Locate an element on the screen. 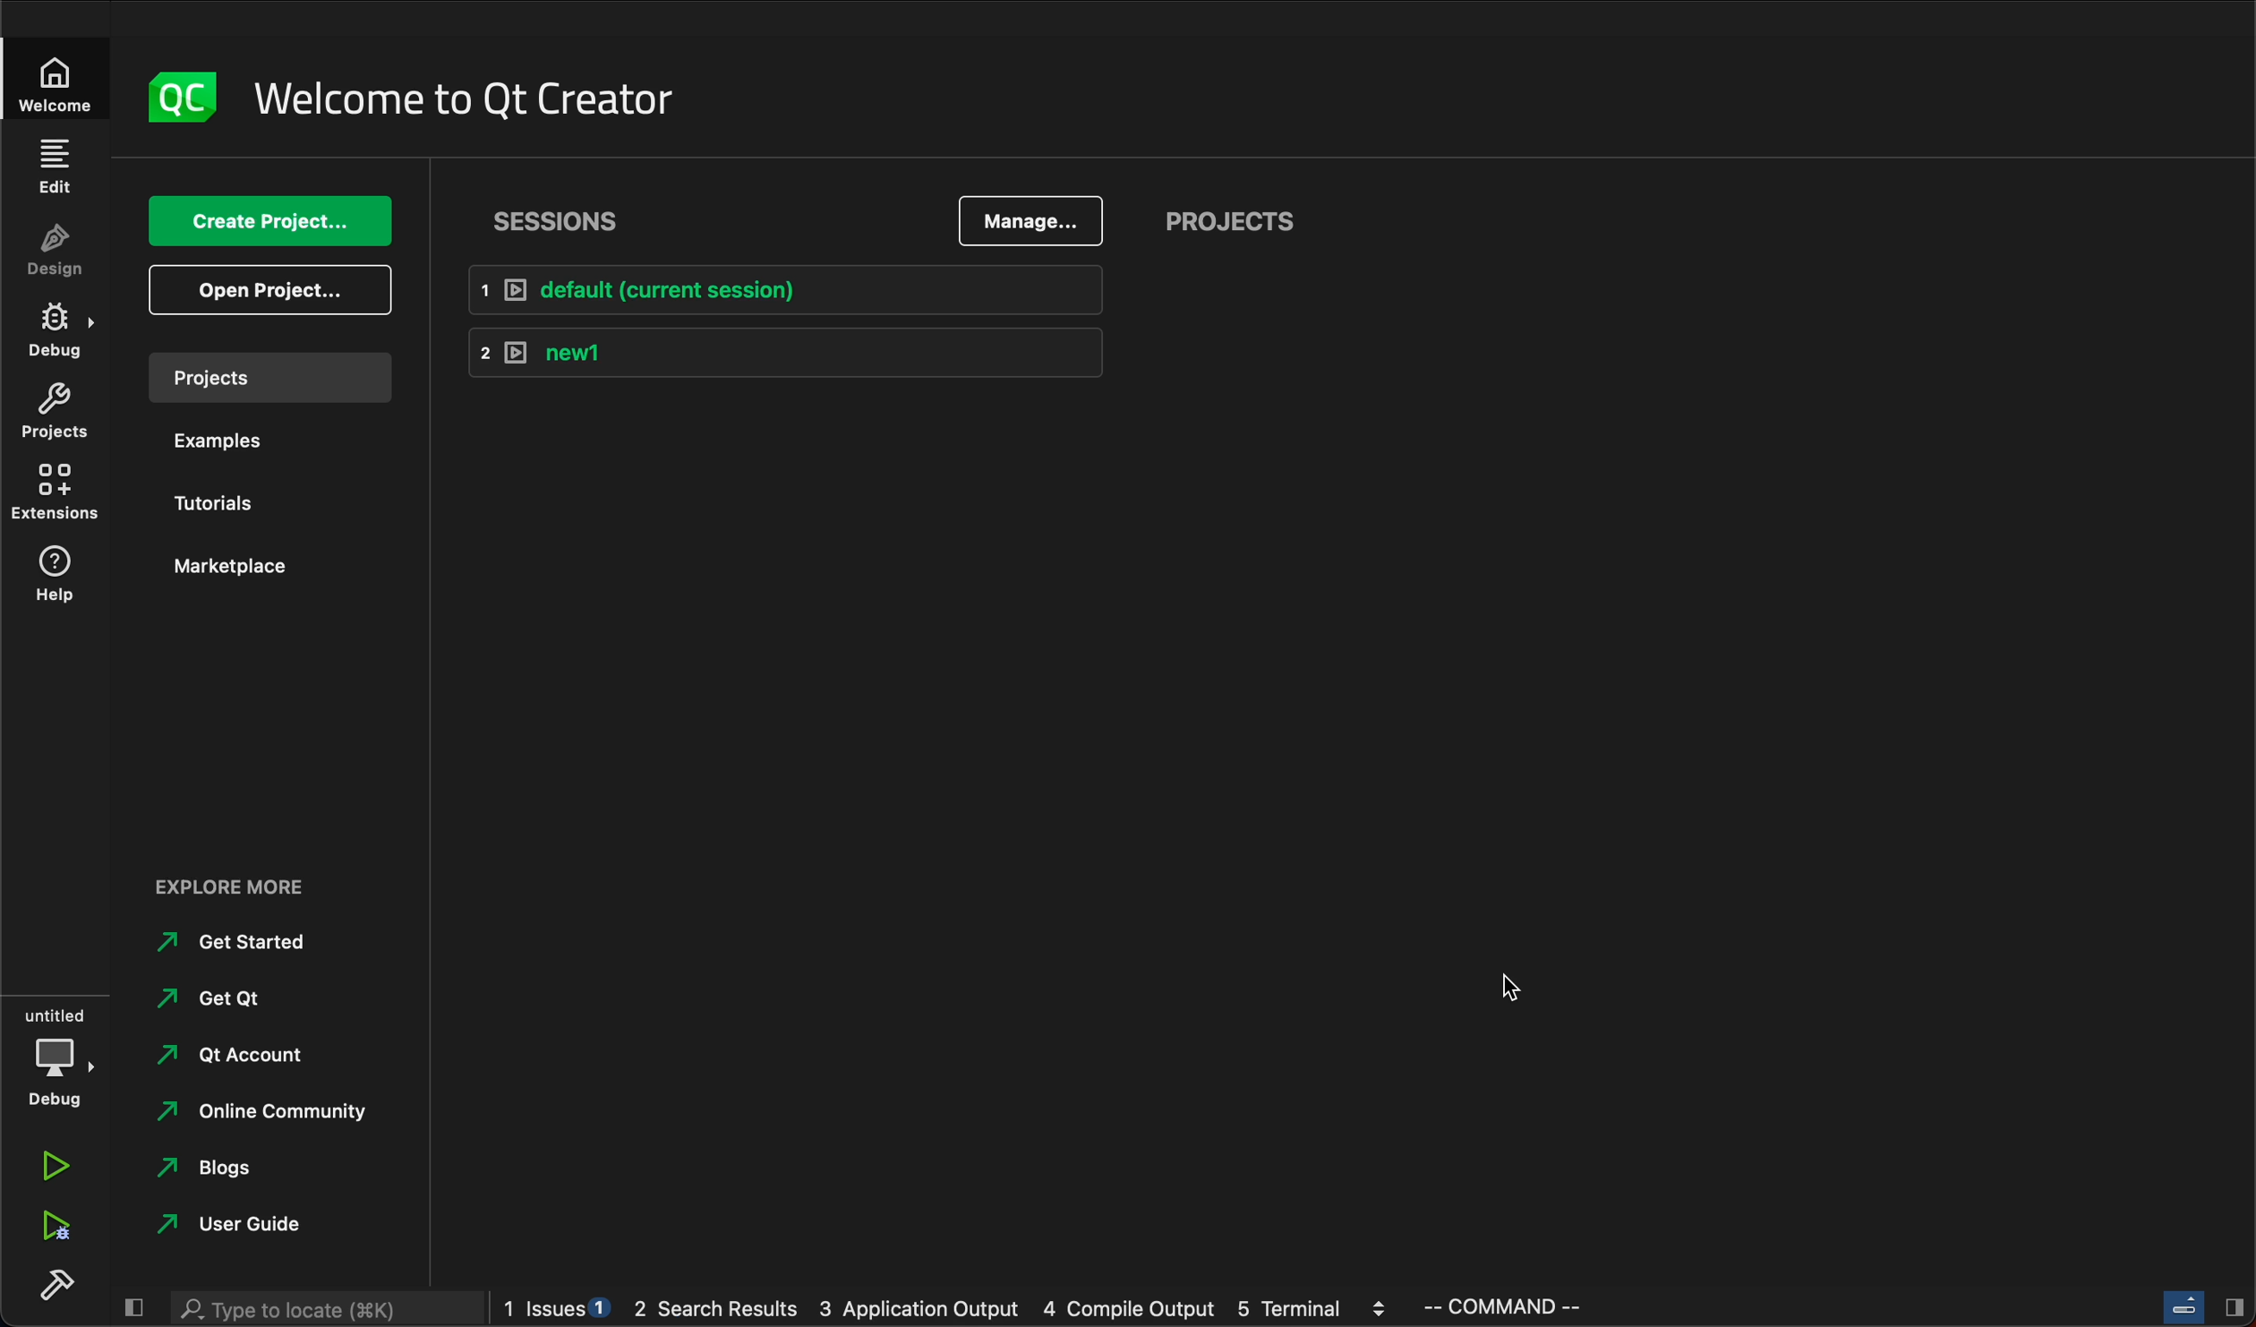  welcome is located at coordinates (54, 81).